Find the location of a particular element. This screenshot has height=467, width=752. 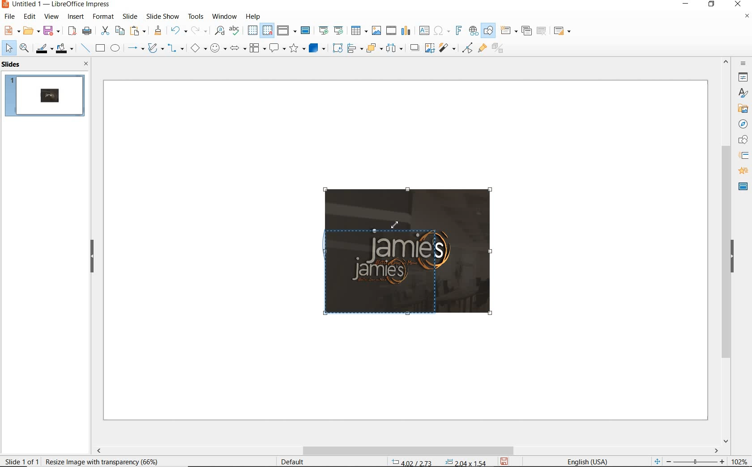

master slide is located at coordinates (743, 186).